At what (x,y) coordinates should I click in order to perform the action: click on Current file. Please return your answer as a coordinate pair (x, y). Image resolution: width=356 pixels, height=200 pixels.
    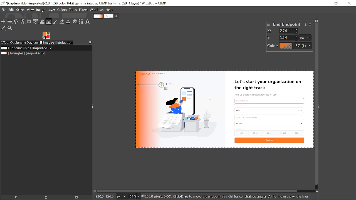
    Looking at the image, I should click on (27, 48).